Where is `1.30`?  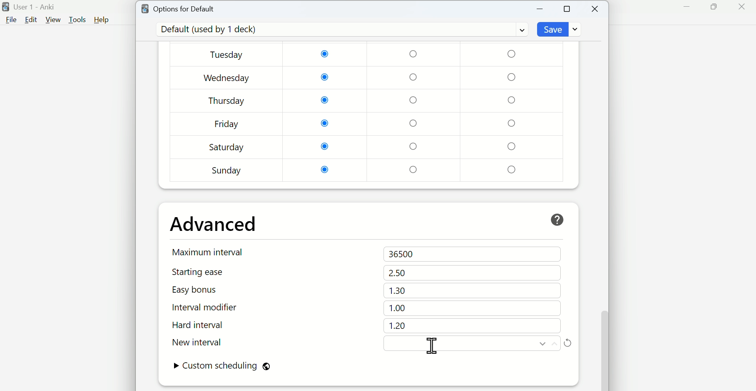 1.30 is located at coordinates (397, 290).